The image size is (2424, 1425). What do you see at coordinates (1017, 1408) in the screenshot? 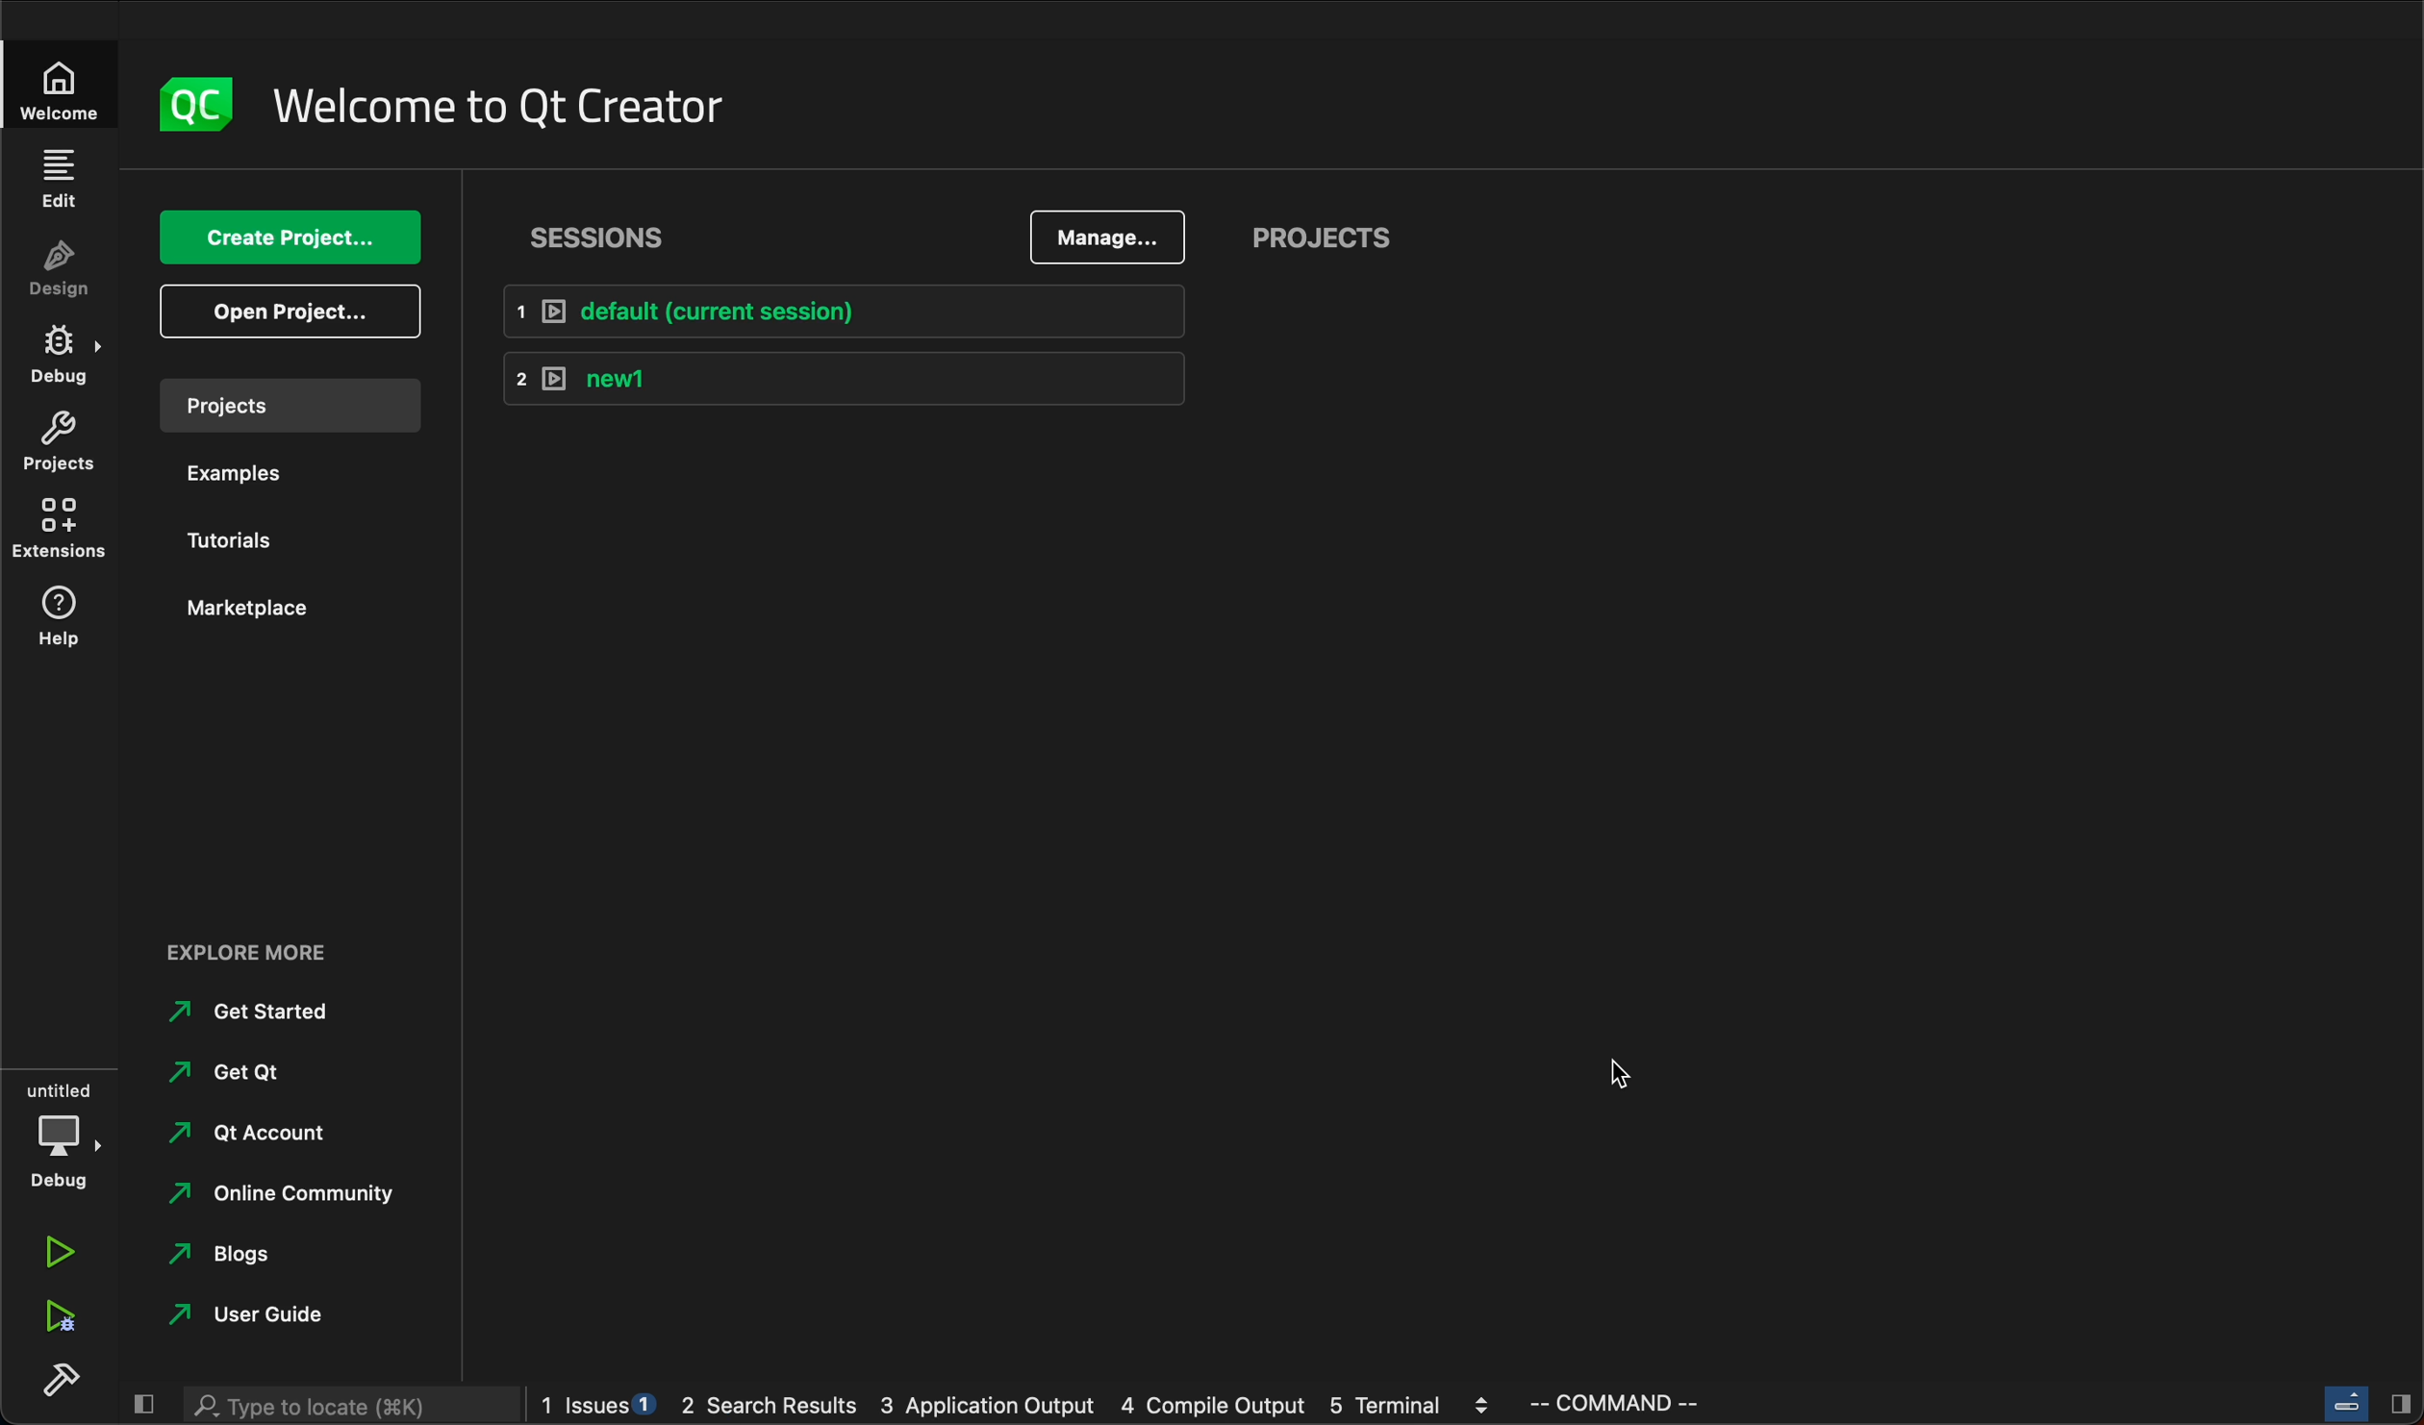
I see `blogs` at bounding box center [1017, 1408].